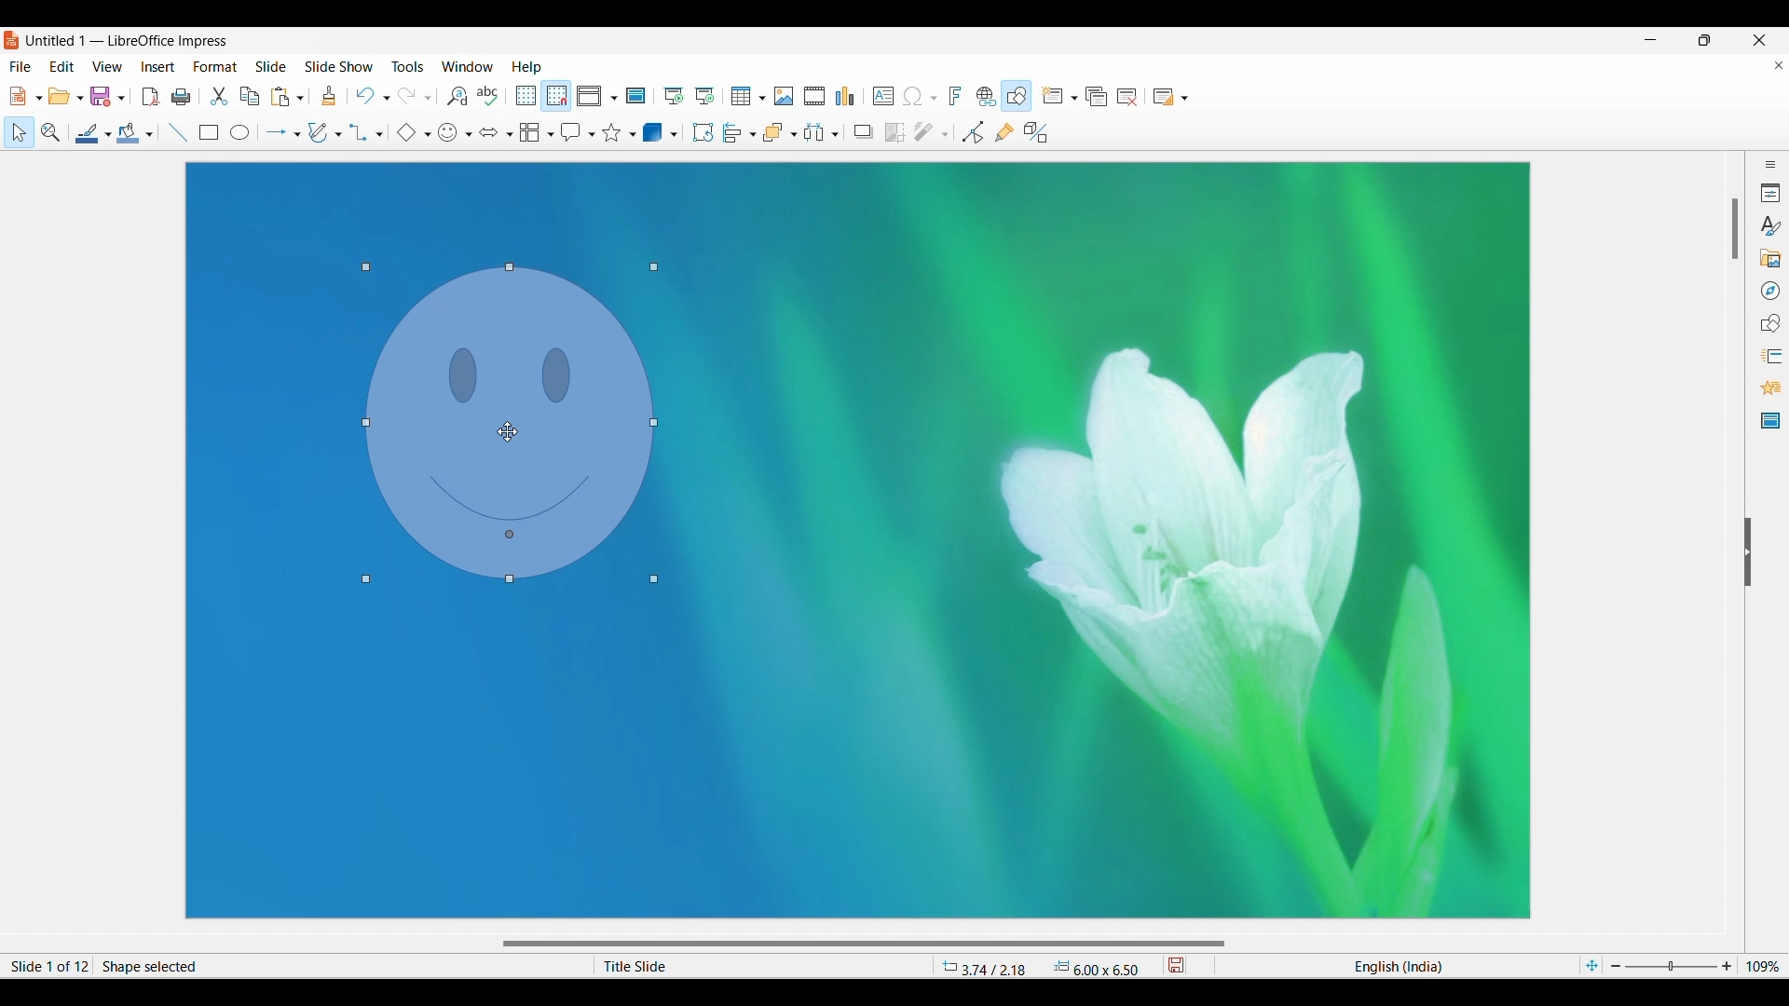 Image resolution: width=1789 pixels, height=1006 pixels. Describe the element at coordinates (922, 132) in the screenshot. I see `Chosen filter` at that location.